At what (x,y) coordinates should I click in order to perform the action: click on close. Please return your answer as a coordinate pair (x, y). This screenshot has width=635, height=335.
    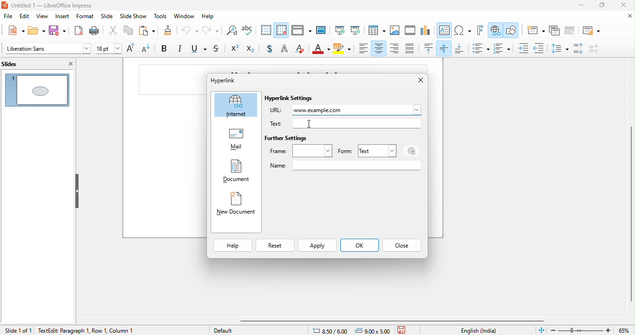
    Looking at the image, I should click on (69, 64).